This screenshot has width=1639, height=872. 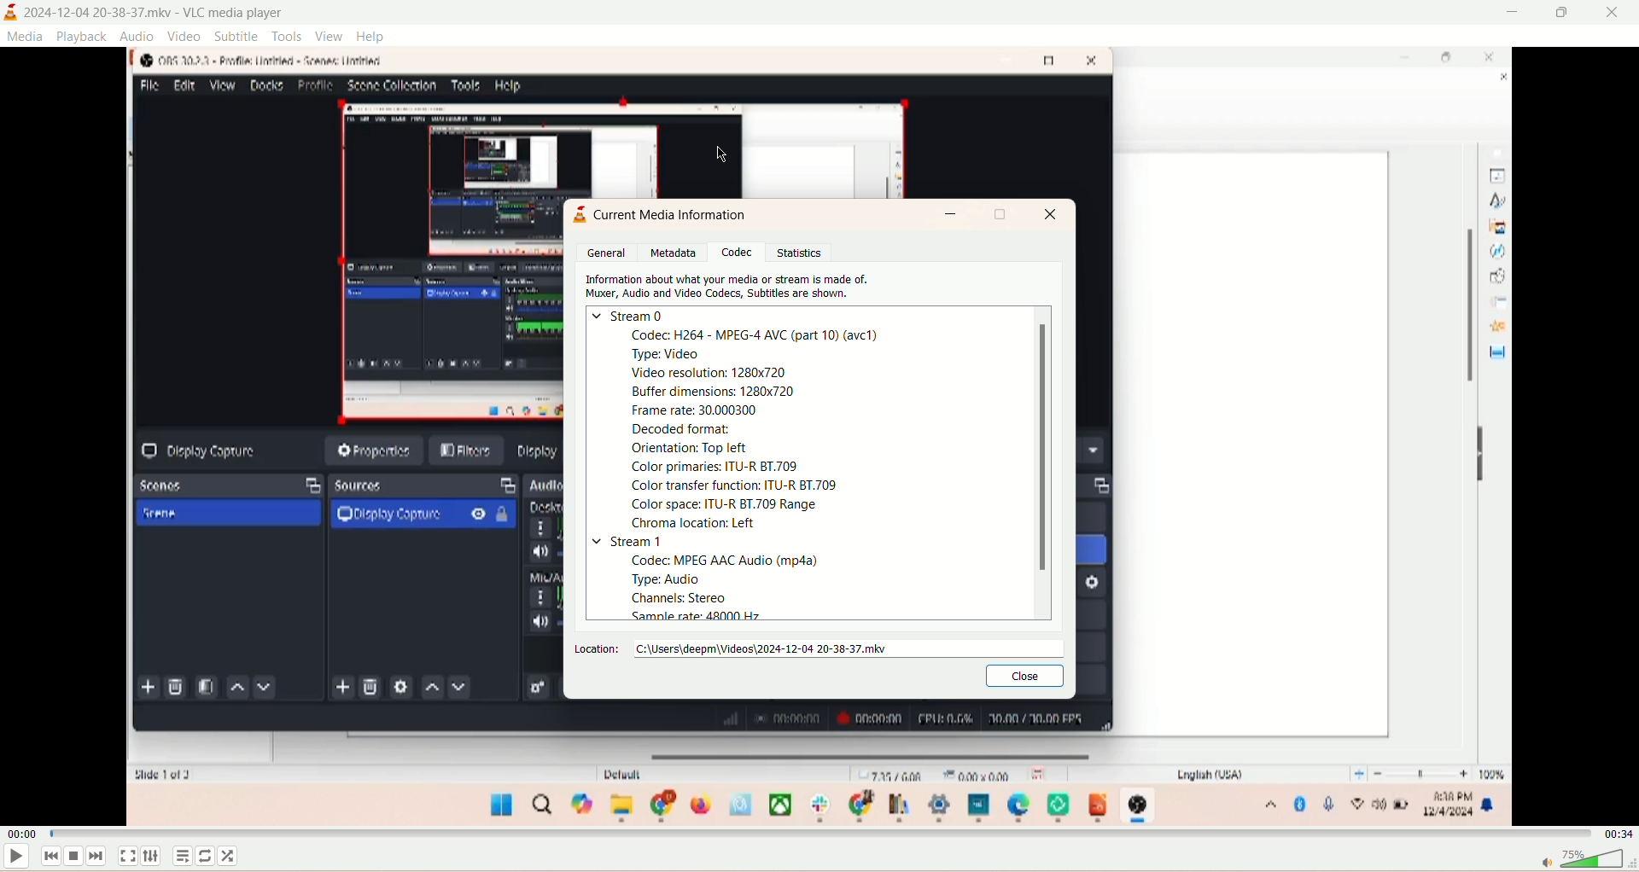 What do you see at coordinates (50, 857) in the screenshot?
I see `previous` at bounding box center [50, 857].